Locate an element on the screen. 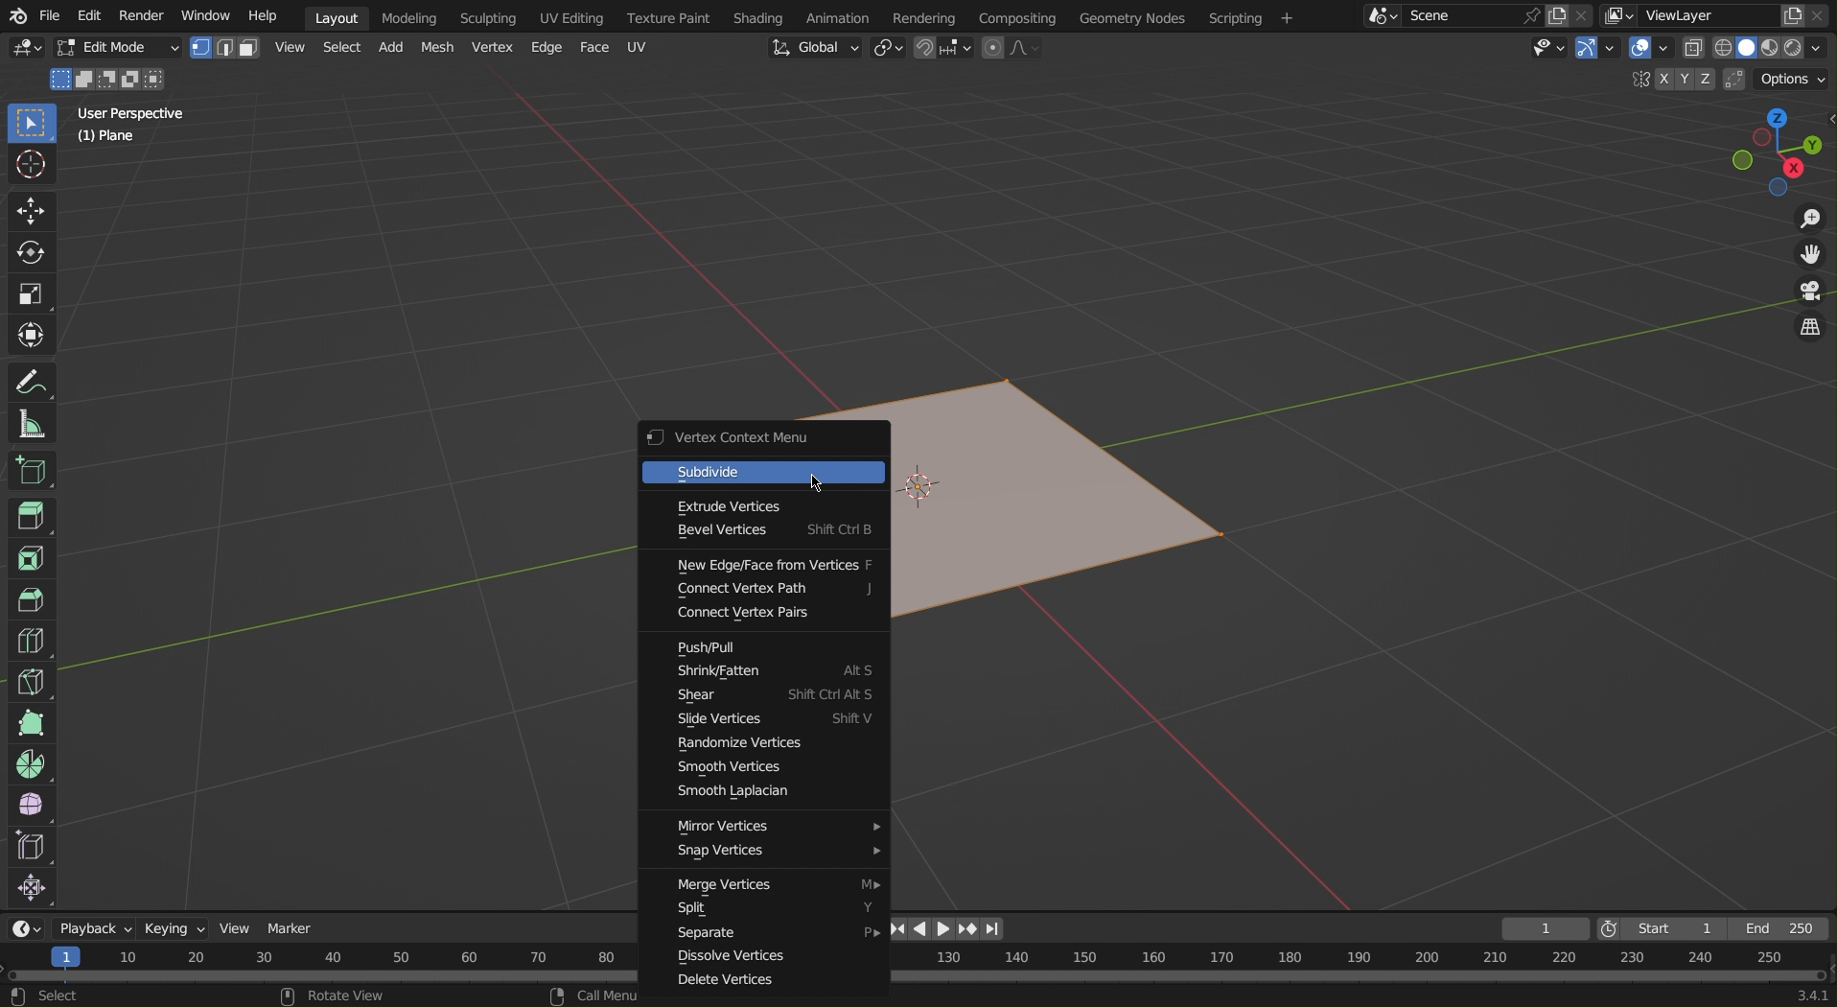 The image size is (1837, 1007). Cal Menu is located at coordinates (592, 995).